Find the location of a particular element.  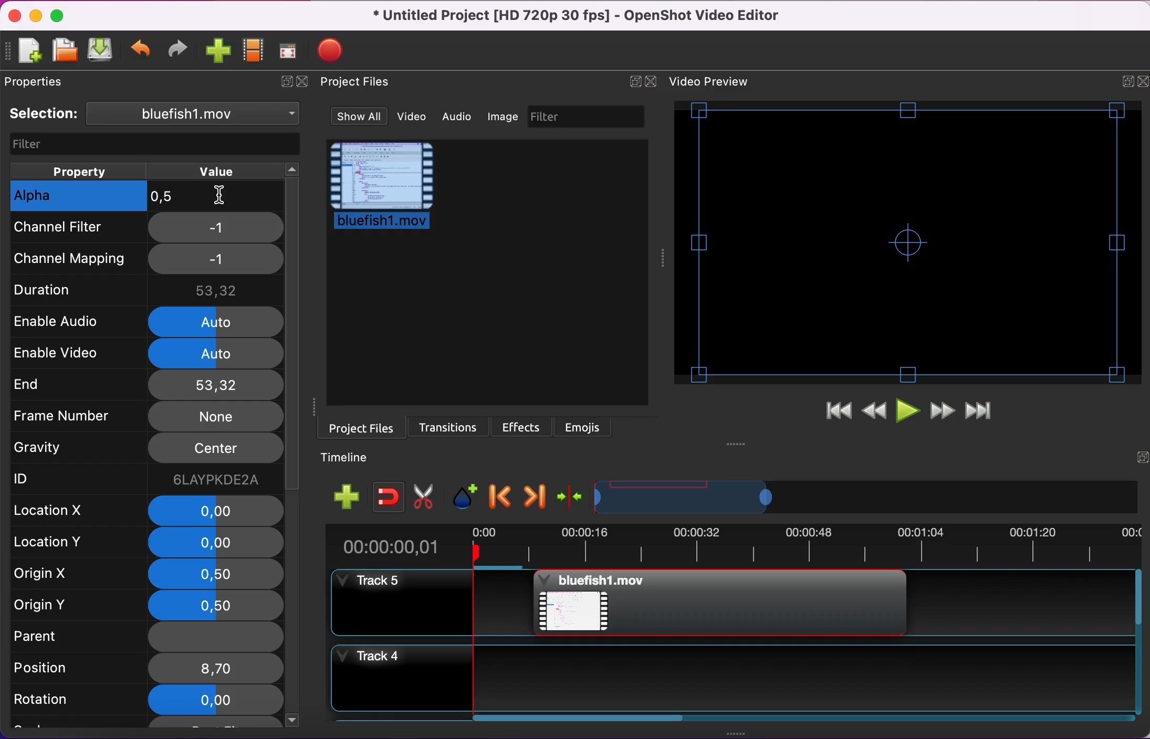

rigin x is located at coordinates (59, 577).